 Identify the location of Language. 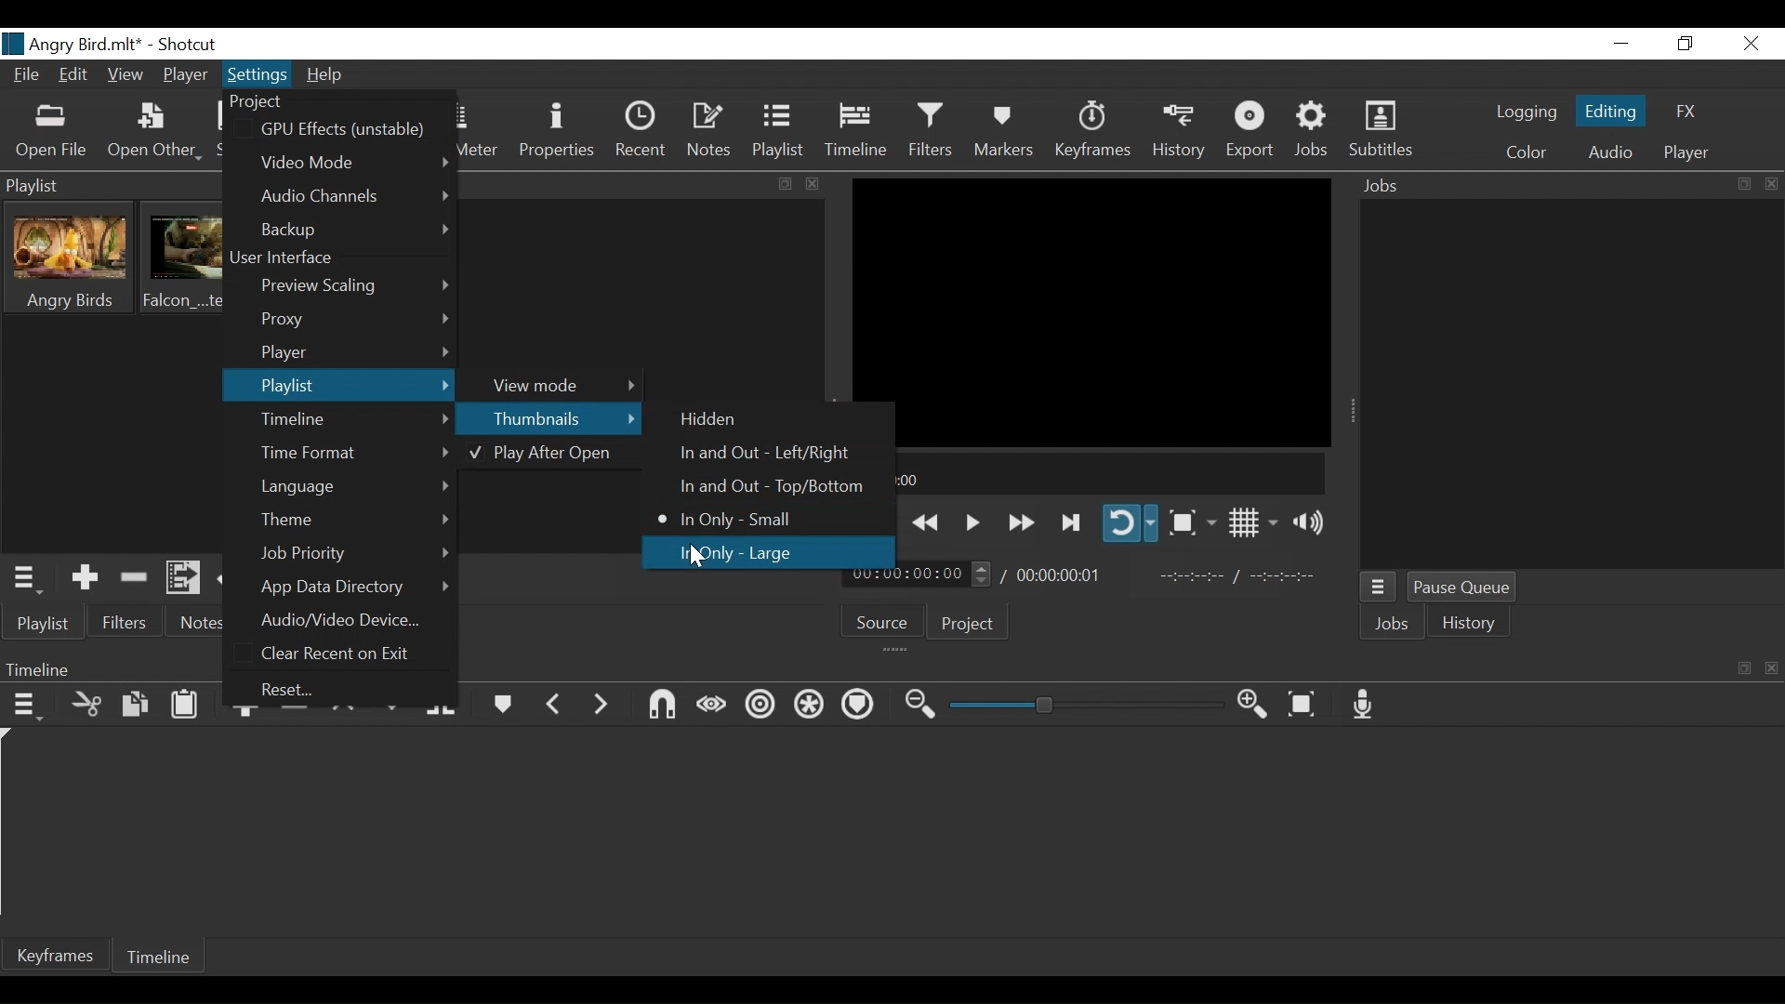
(356, 486).